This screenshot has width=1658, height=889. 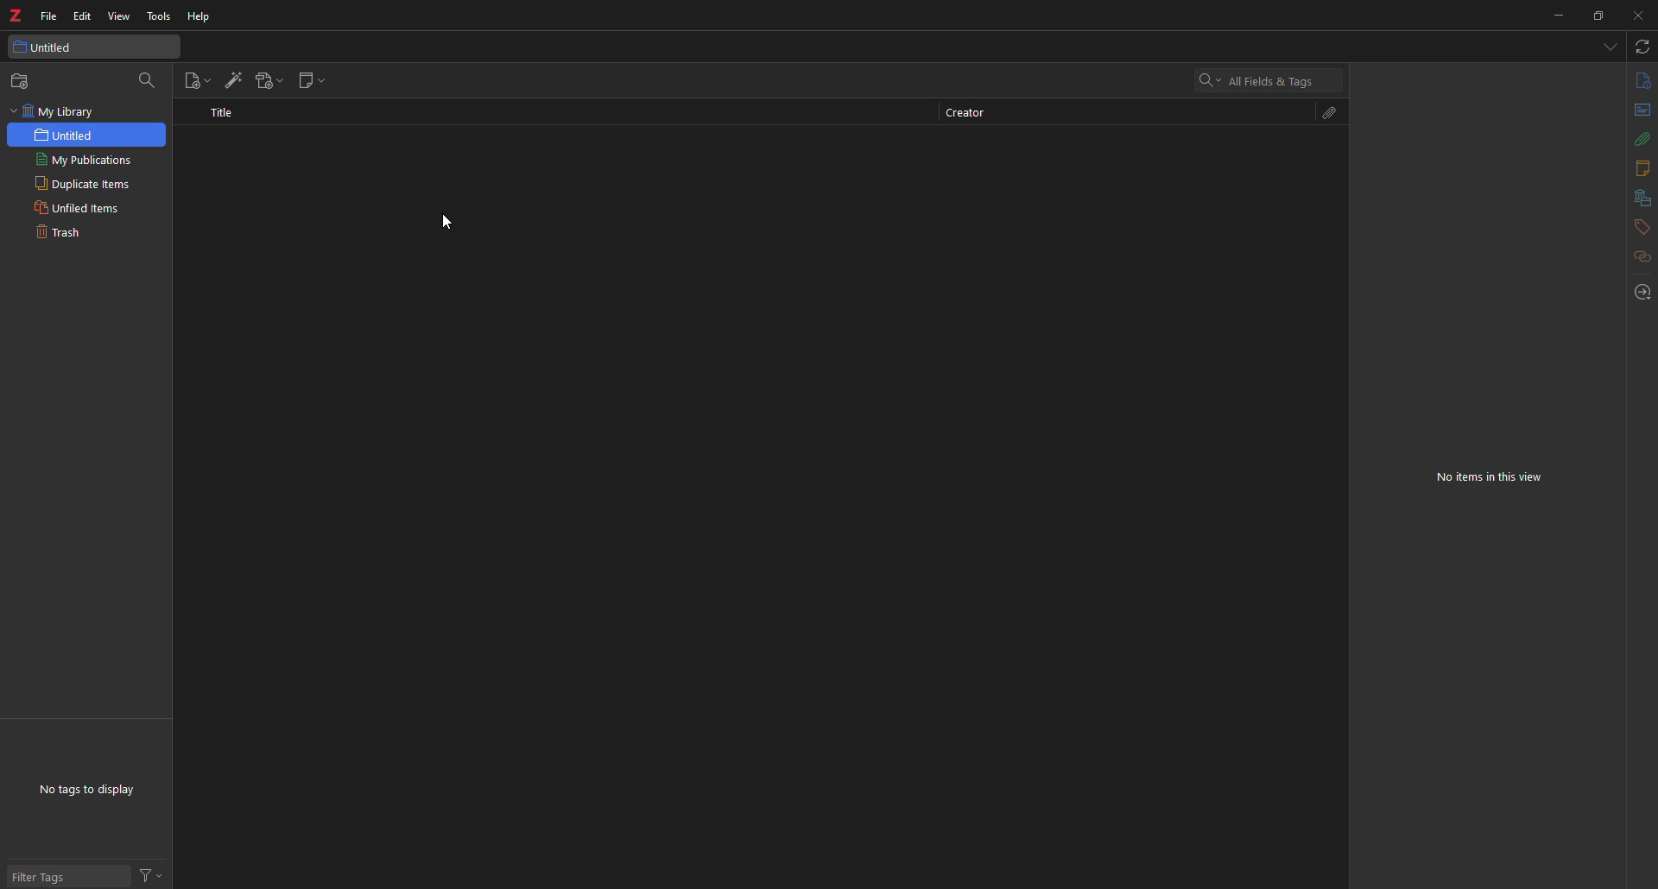 What do you see at coordinates (1640, 140) in the screenshot?
I see `attach` at bounding box center [1640, 140].